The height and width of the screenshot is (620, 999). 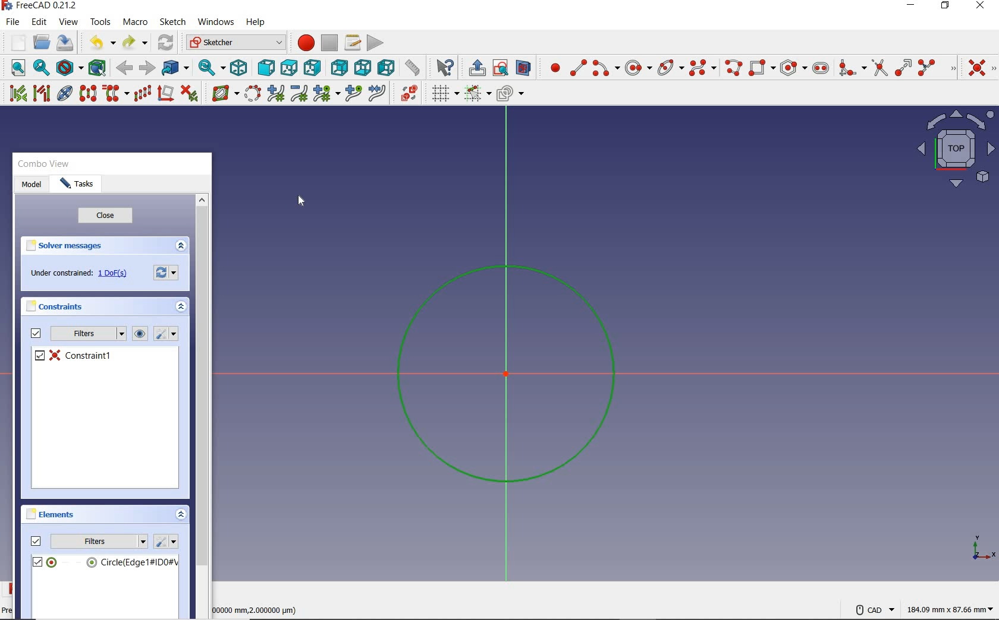 I want to click on create rectangle, so click(x=762, y=68).